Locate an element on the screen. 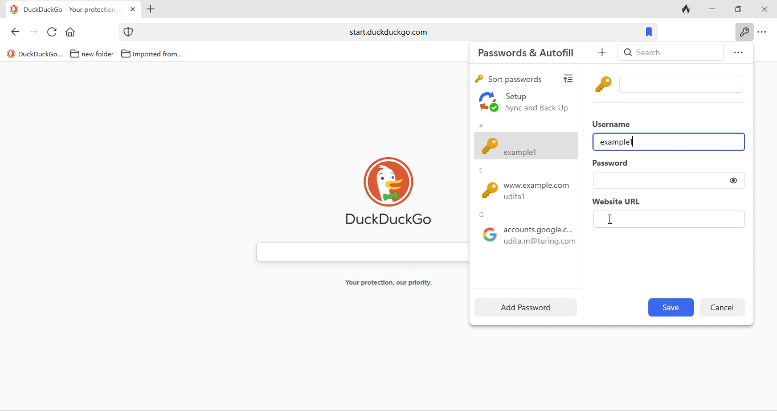 The image size is (777, 411). maximize is located at coordinates (736, 8).